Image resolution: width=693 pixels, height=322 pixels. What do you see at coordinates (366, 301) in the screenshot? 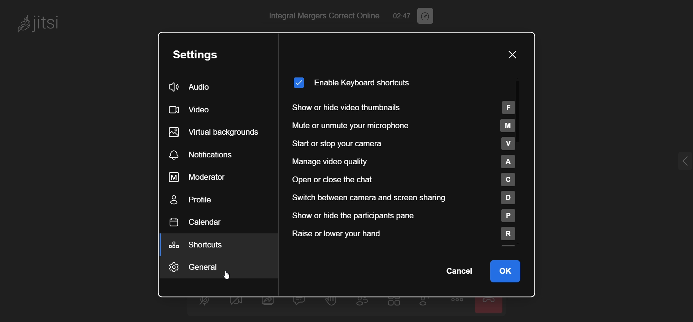
I see `participants` at bounding box center [366, 301].